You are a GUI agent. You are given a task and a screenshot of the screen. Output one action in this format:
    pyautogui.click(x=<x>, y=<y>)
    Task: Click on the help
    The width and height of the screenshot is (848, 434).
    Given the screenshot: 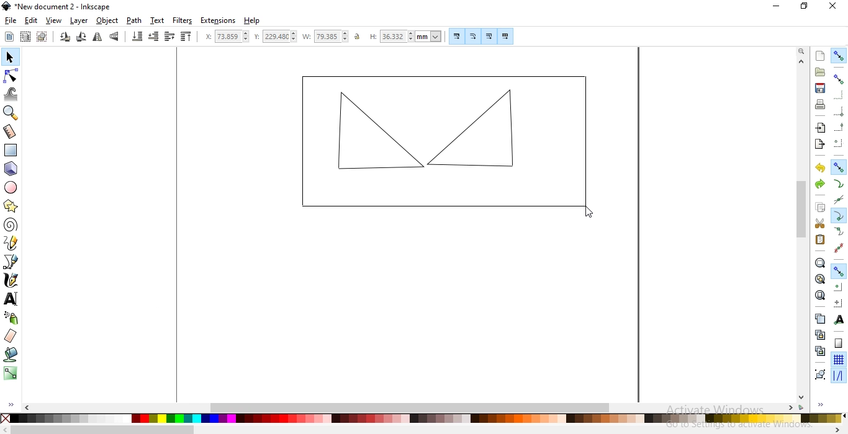 What is the action you would take?
    pyautogui.click(x=252, y=21)
    